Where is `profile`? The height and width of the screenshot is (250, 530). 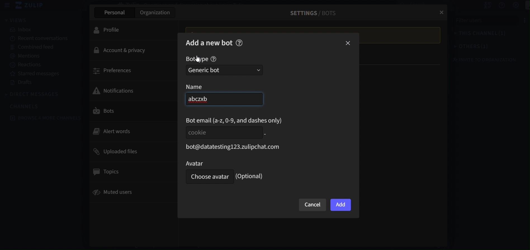 profile is located at coordinates (131, 29).